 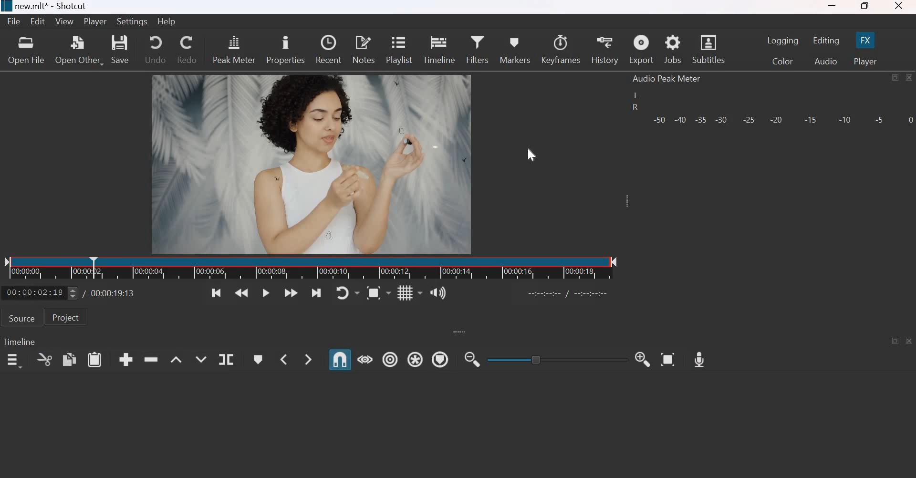 What do you see at coordinates (634, 108) in the screenshot?
I see `Right` at bounding box center [634, 108].